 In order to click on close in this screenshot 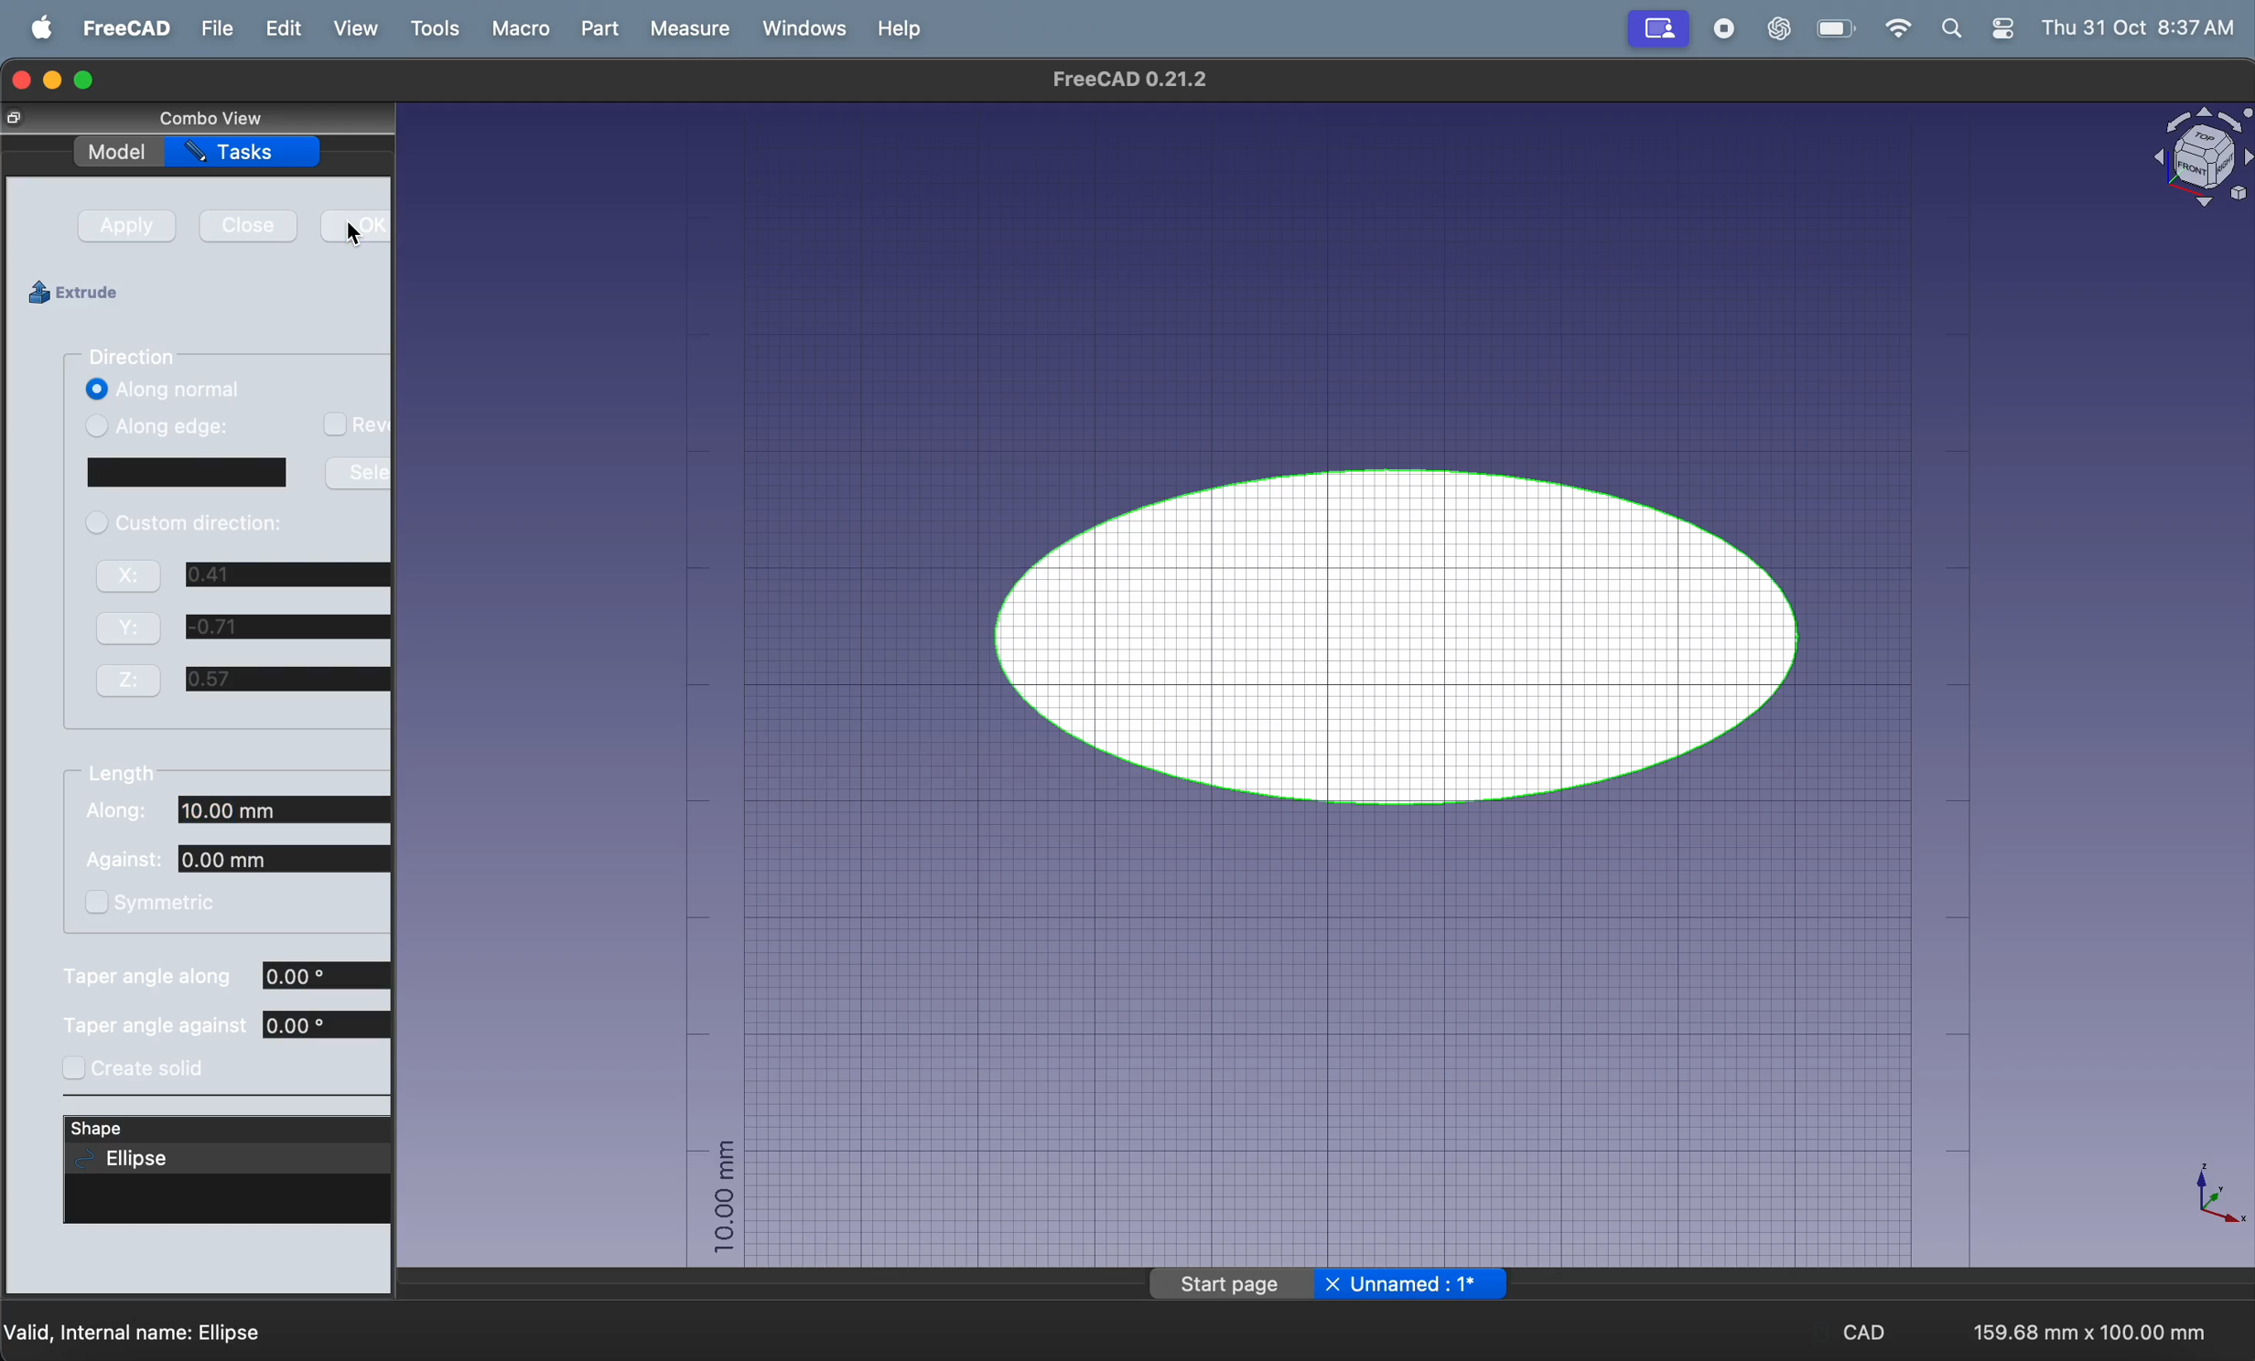, I will do `click(26, 120)`.